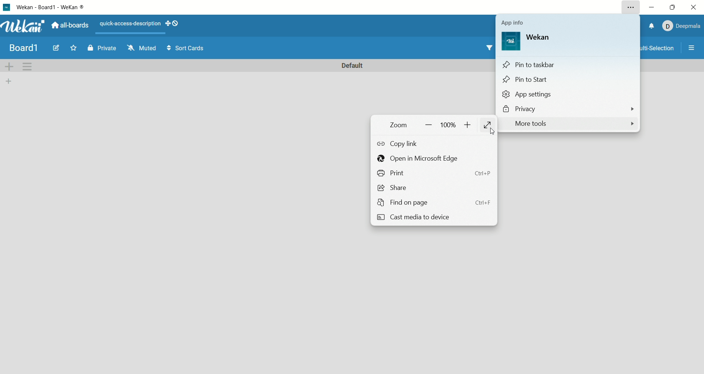 The width and height of the screenshot is (704, 374). I want to click on account, so click(681, 27).